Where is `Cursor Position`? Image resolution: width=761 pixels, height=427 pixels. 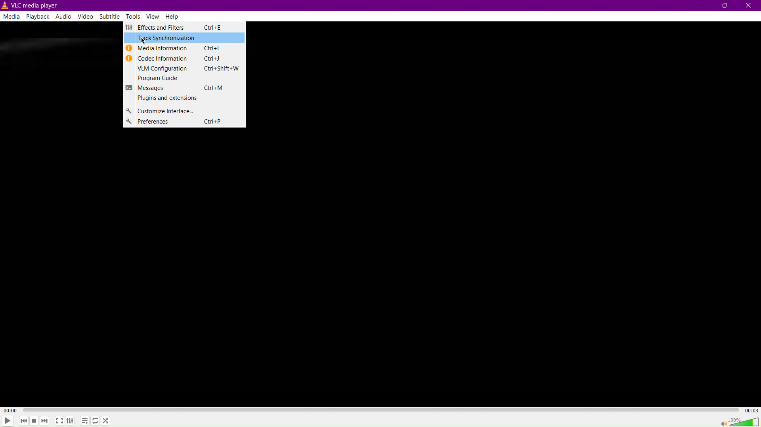 Cursor Position is located at coordinates (143, 39).